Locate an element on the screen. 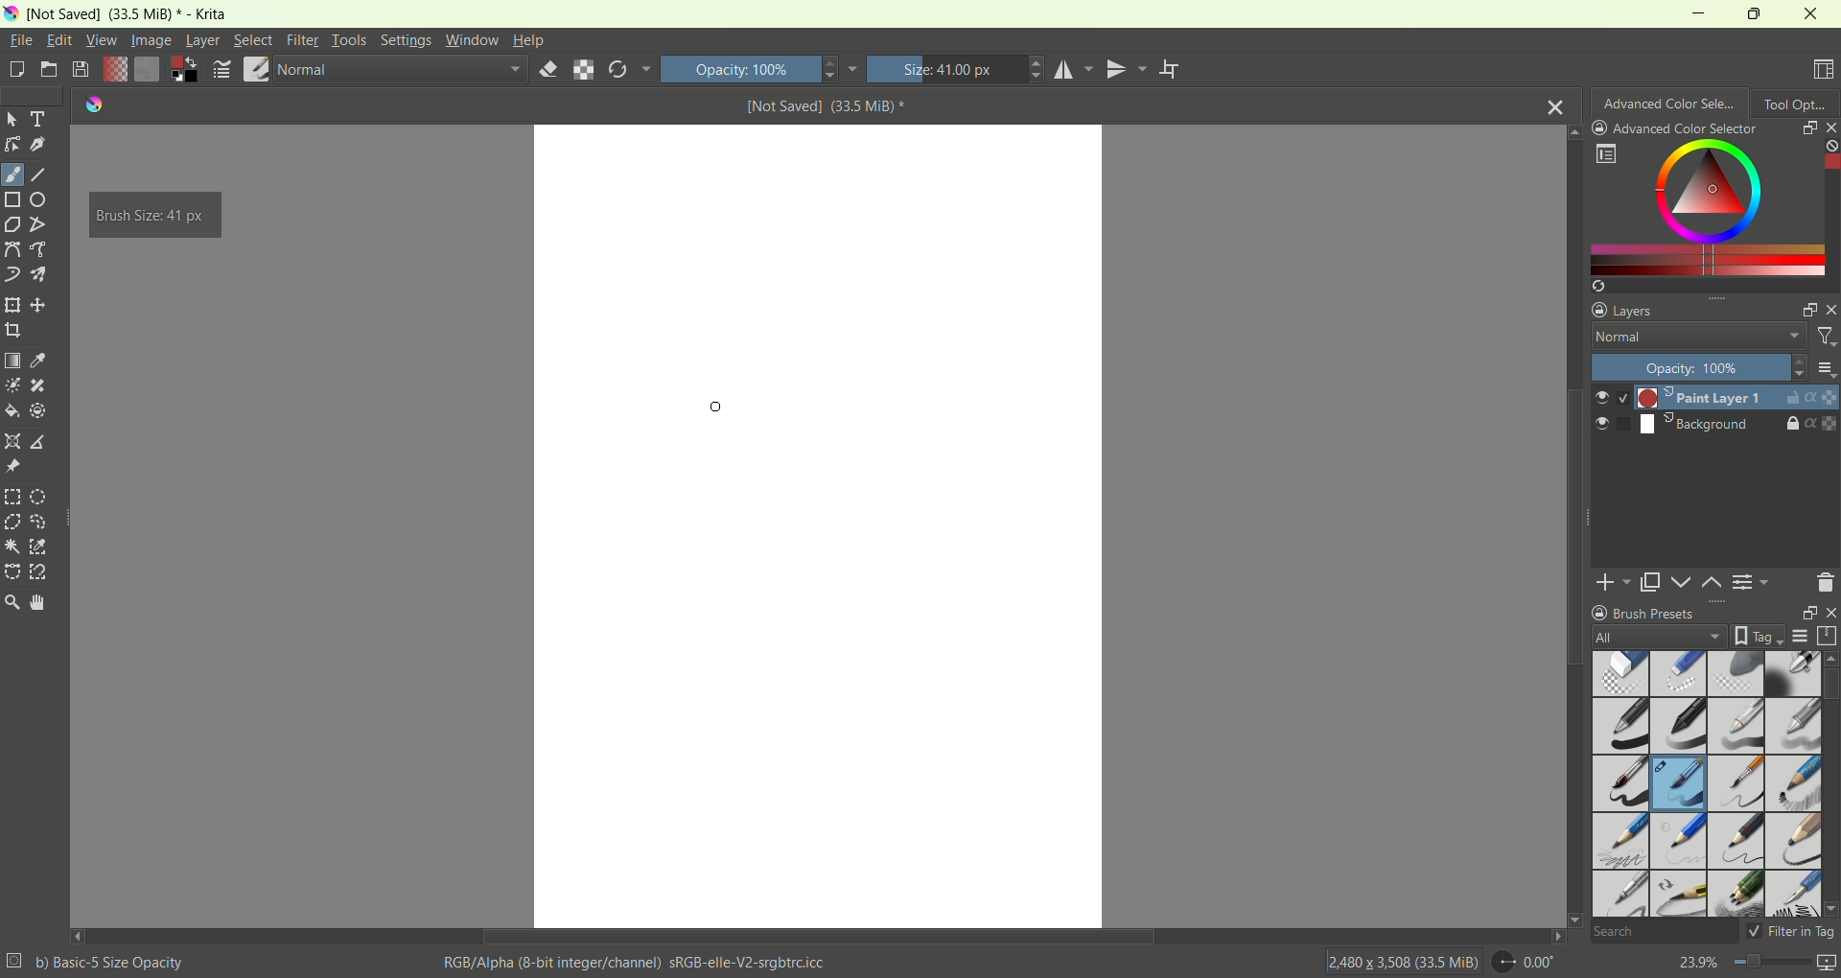 This screenshot has height=978, width=1841. basic 4 is located at coordinates (1794, 723).